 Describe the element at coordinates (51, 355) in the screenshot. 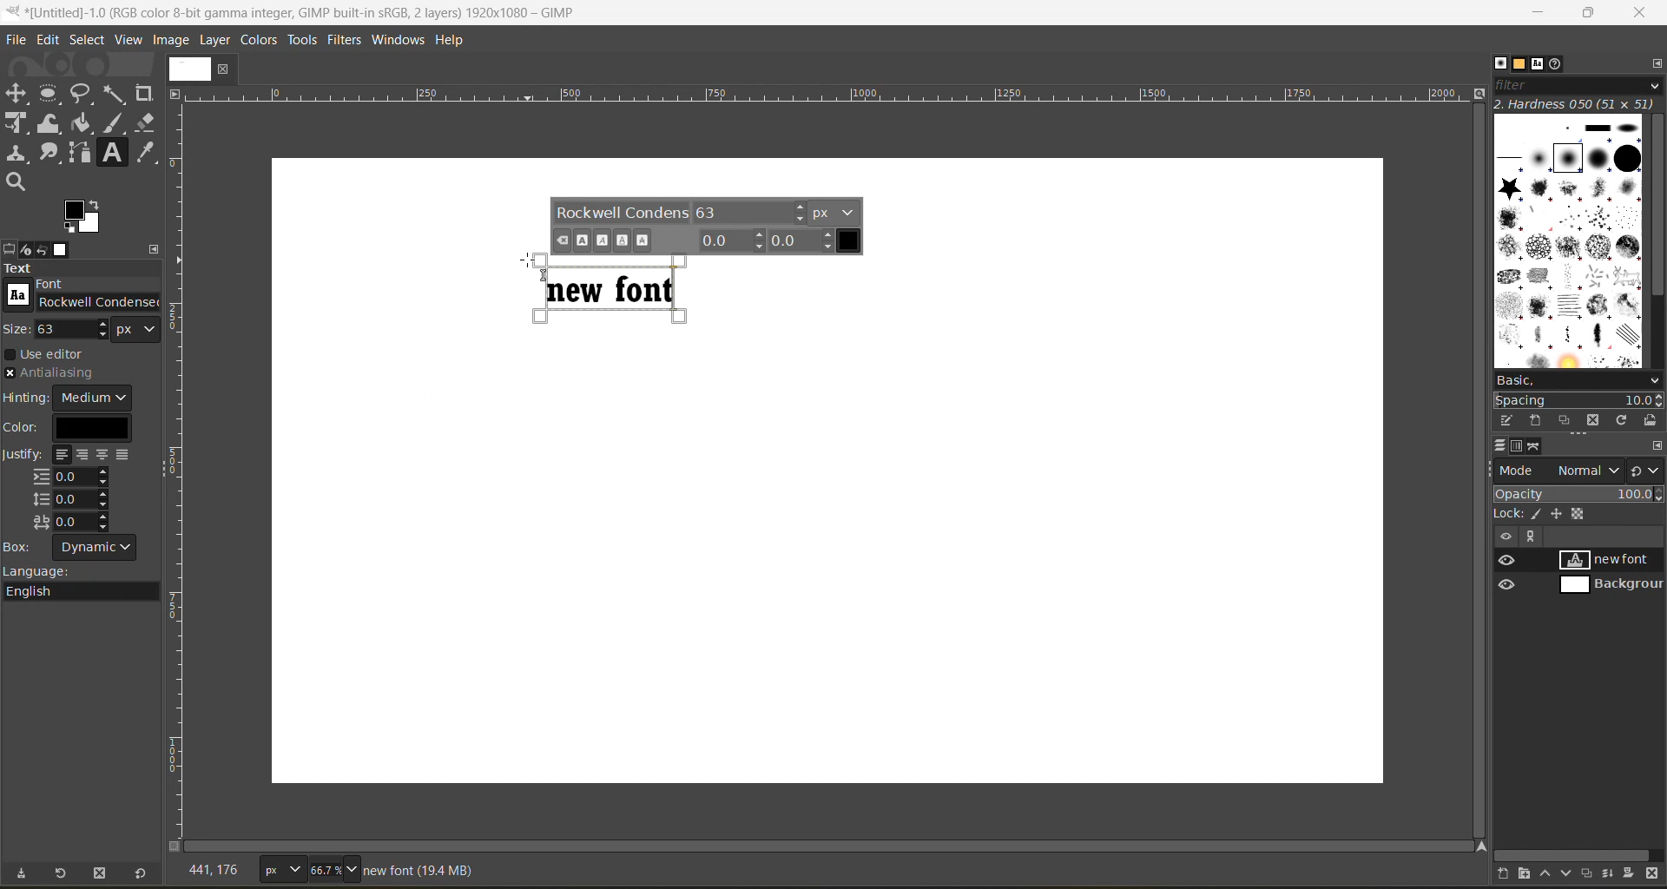

I see `use editor` at that location.